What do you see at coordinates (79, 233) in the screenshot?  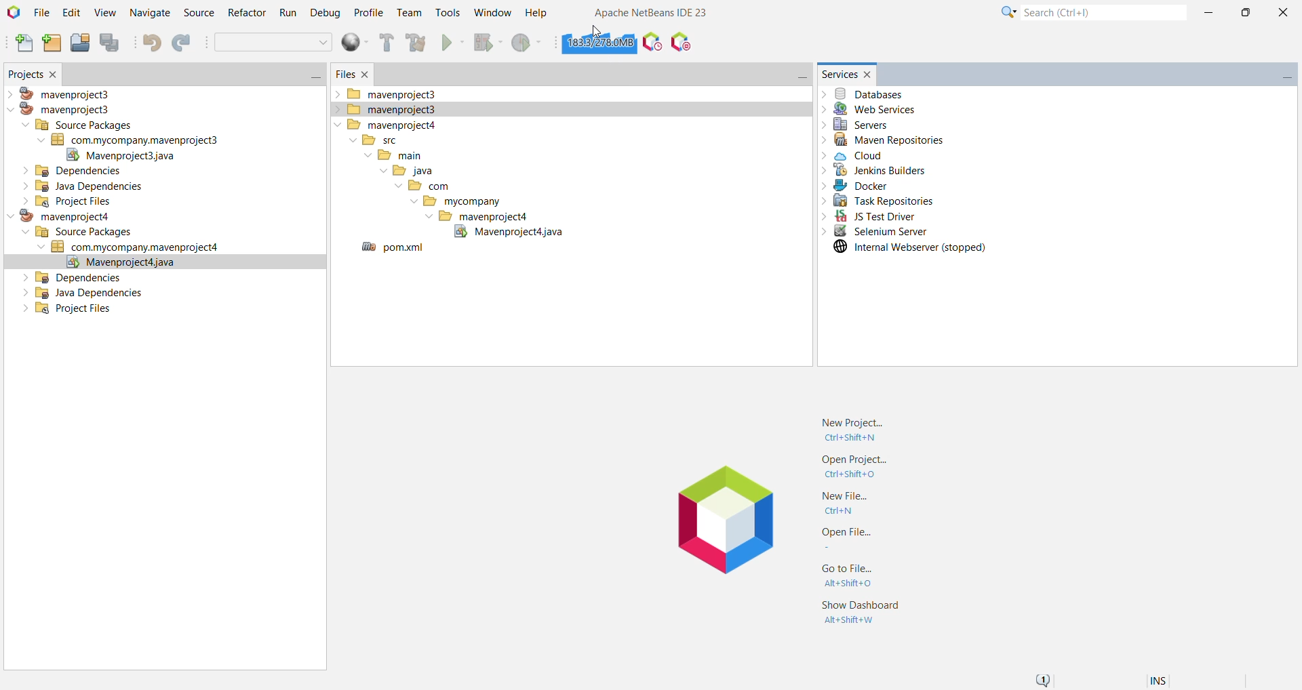 I see `Source Packages` at bounding box center [79, 233].